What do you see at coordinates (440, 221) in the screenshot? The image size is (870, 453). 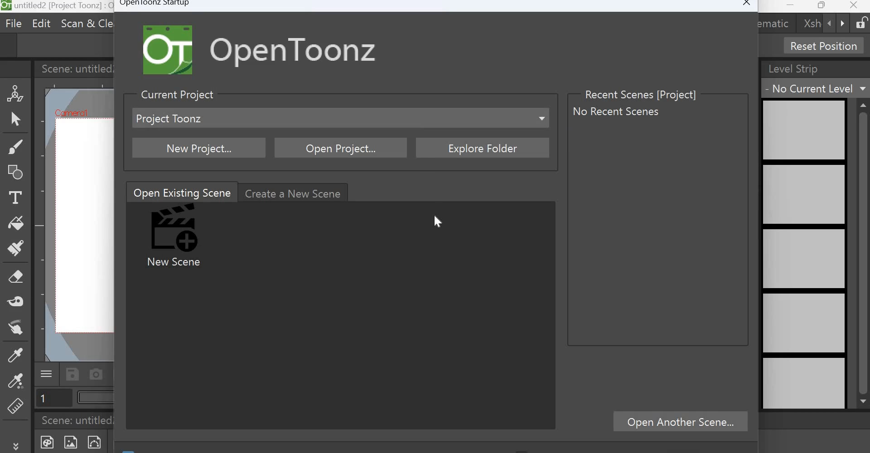 I see `Cursor` at bounding box center [440, 221].